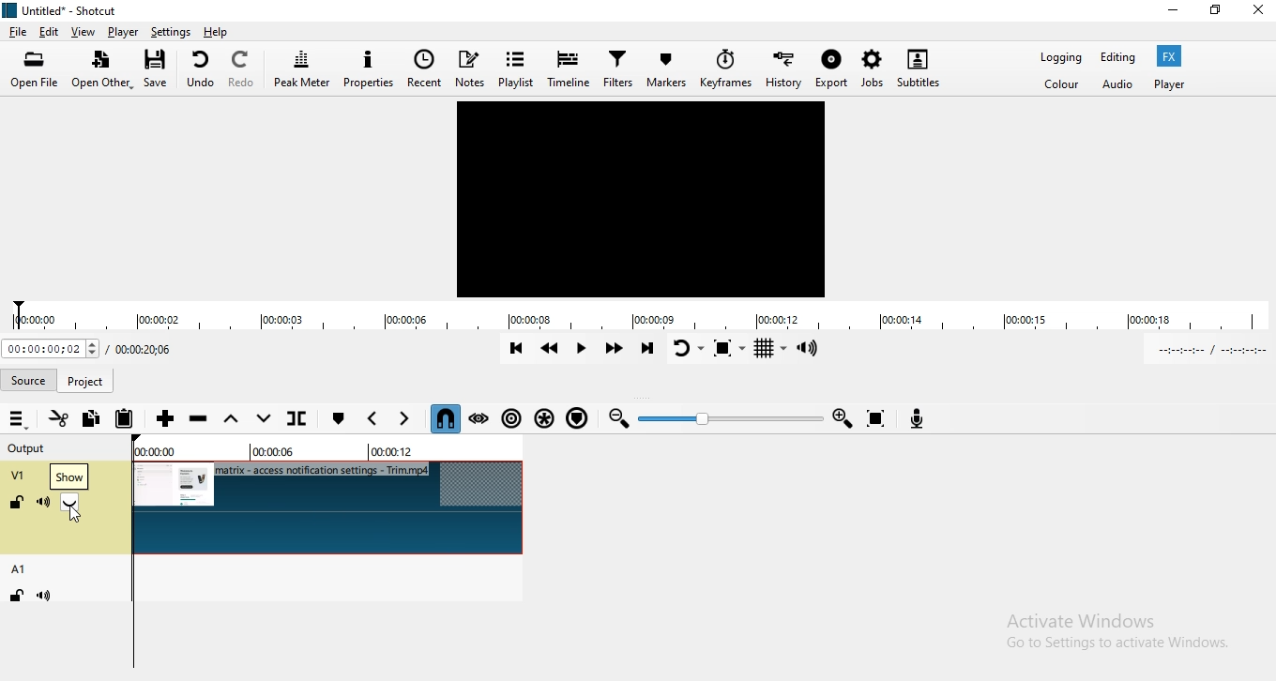 This screenshot has height=681, width=1276. I want to click on Time markers, so click(329, 453).